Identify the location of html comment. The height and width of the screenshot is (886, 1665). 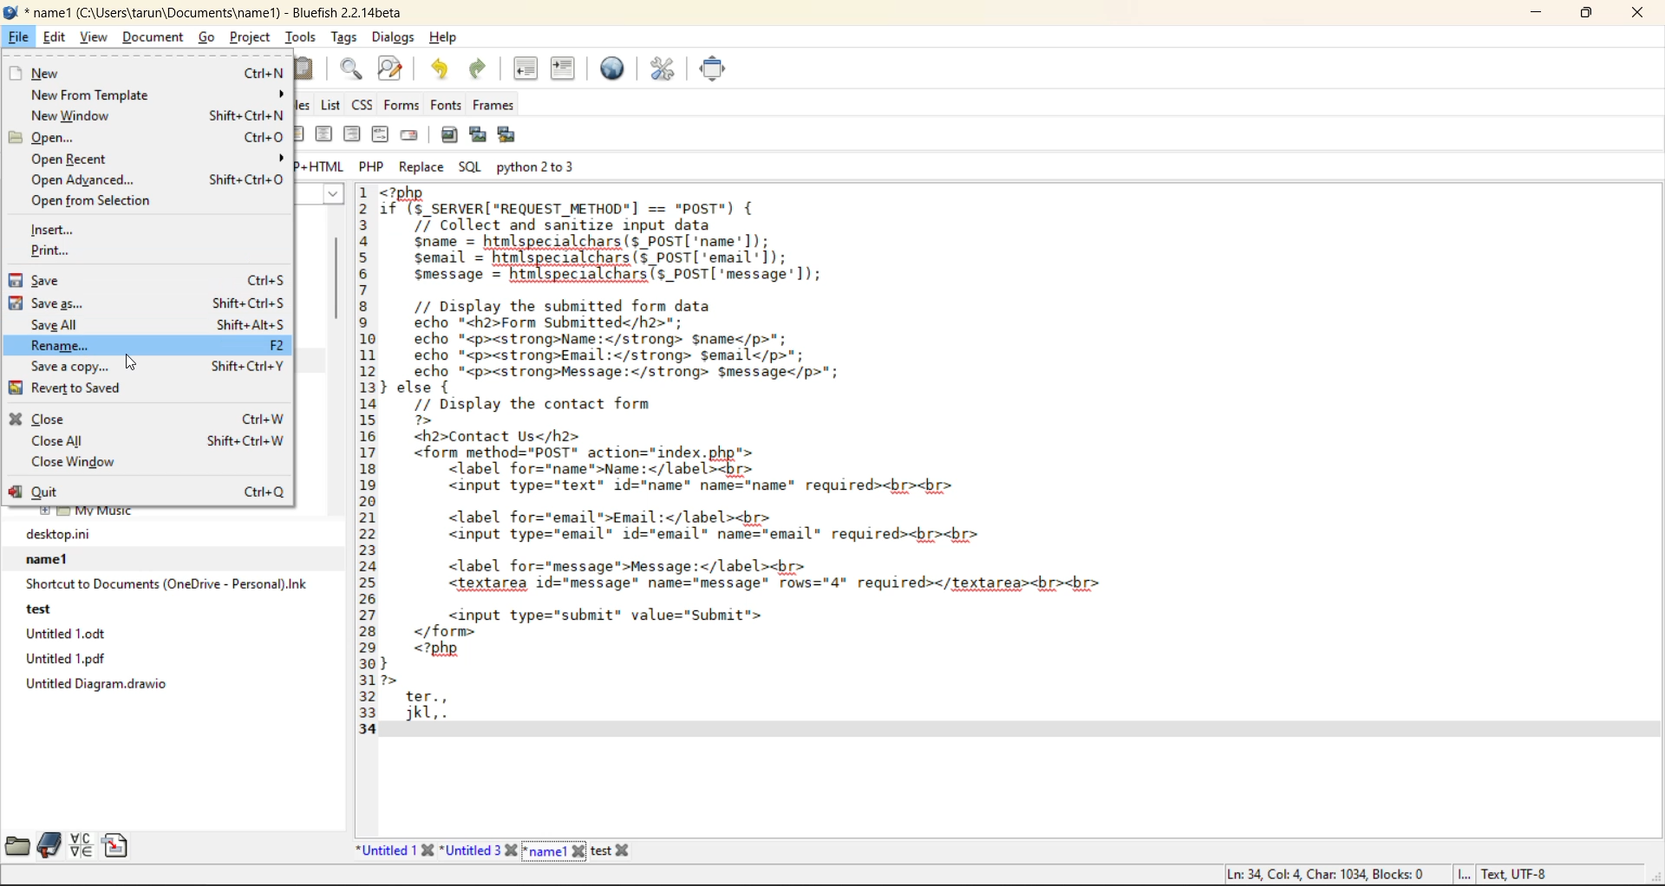
(381, 135).